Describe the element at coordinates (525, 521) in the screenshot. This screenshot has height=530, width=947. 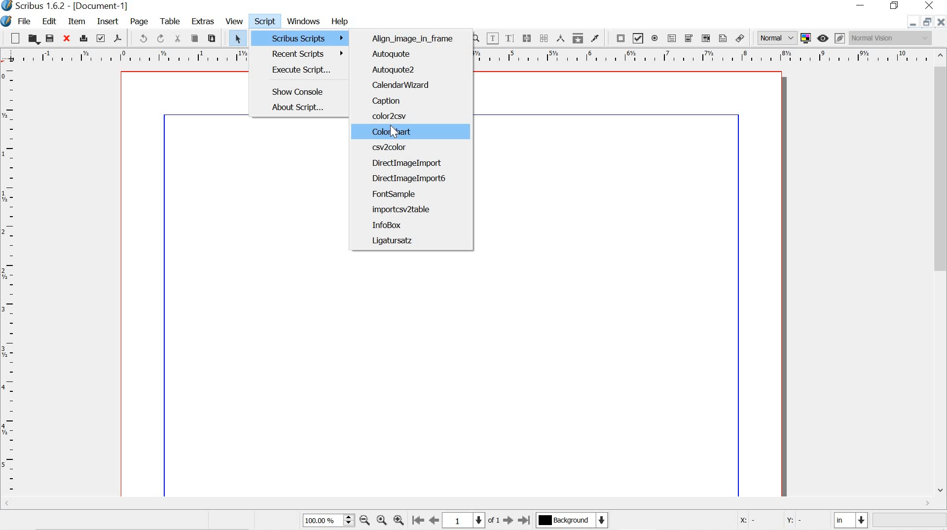
I see `Last page` at that location.